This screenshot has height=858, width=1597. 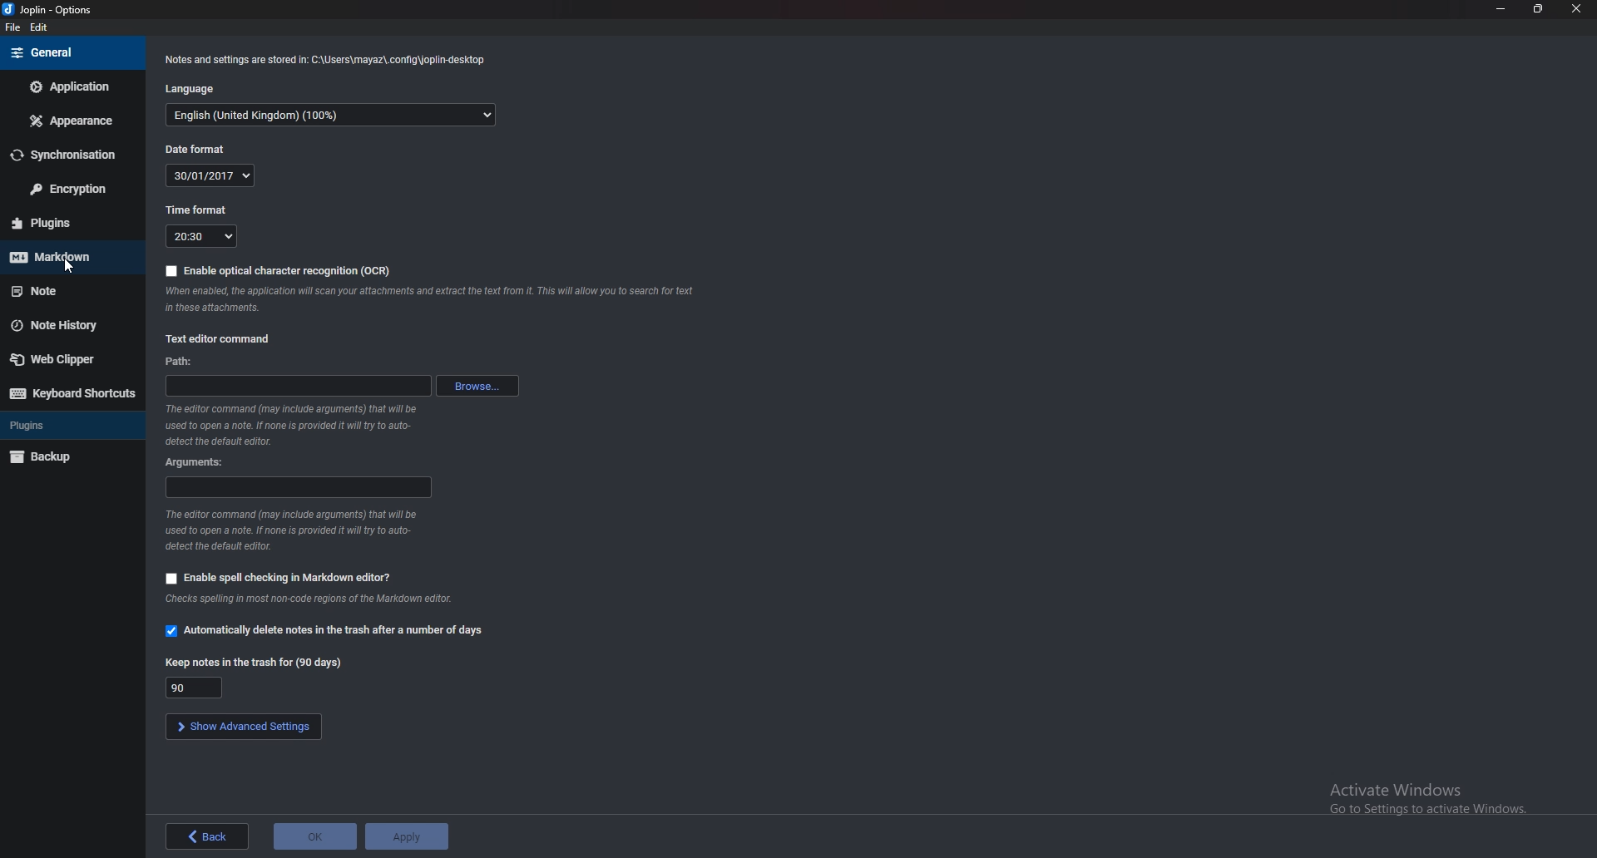 What do you see at coordinates (76, 86) in the screenshot?
I see `Application` at bounding box center [76, 86].